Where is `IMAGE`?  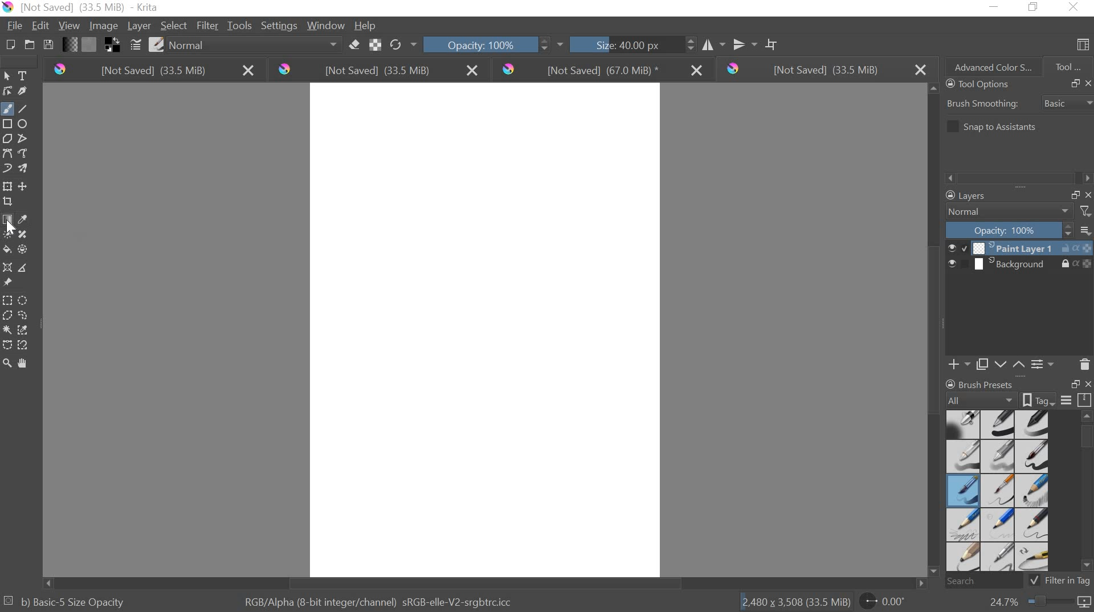
IMAGE is located at coordinates (104, 27).